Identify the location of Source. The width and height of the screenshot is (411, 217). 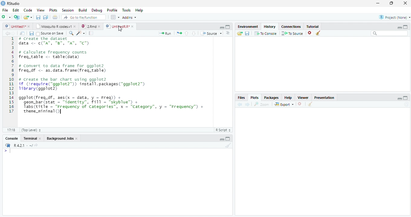
(212, 34).